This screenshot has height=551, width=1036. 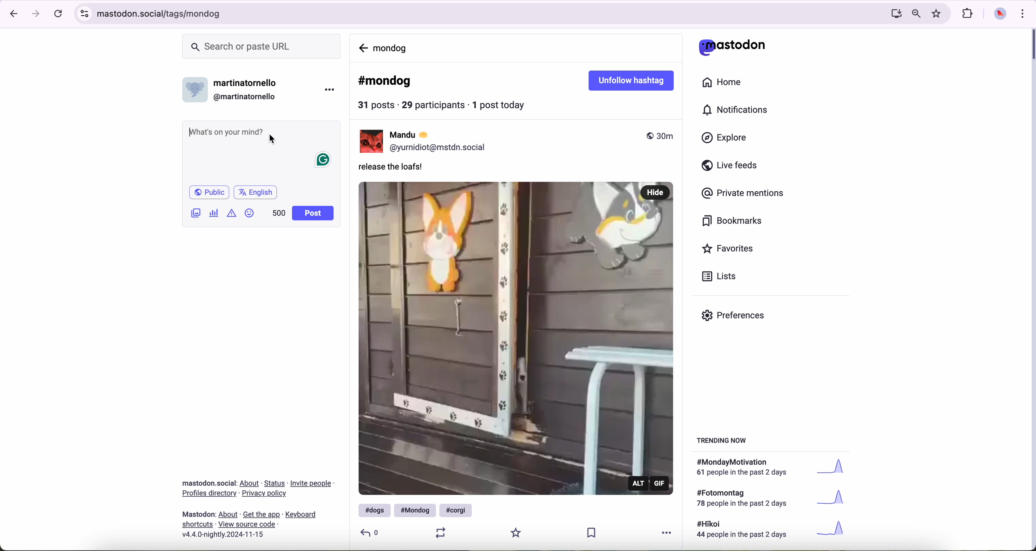 I want to click on link, so click(x=198, y=525).